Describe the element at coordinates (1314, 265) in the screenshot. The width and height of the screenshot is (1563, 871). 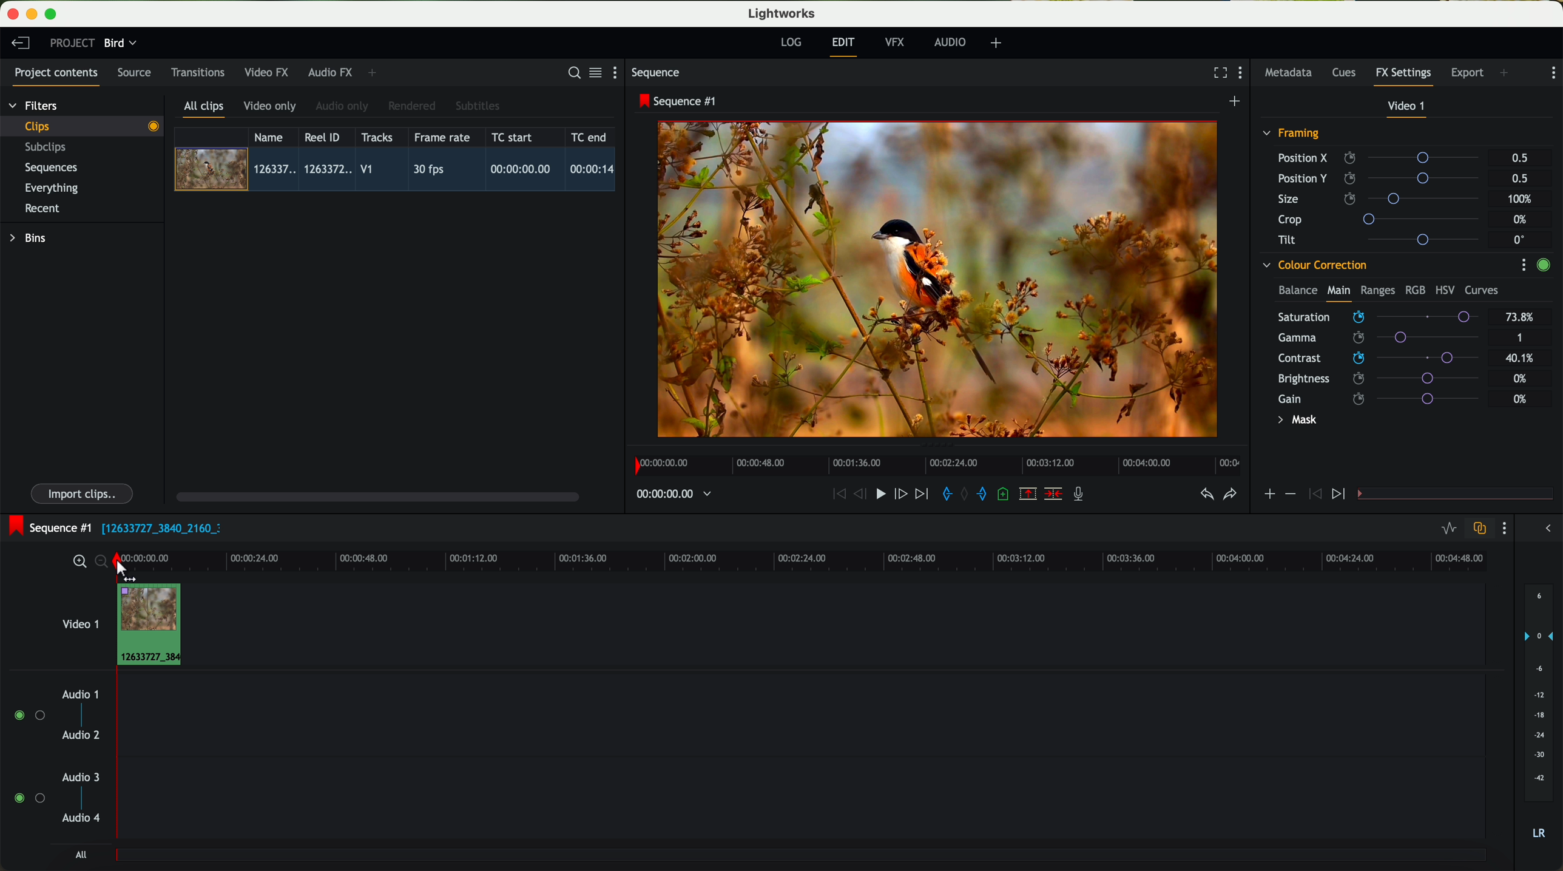
I see `colour correction` at that location.